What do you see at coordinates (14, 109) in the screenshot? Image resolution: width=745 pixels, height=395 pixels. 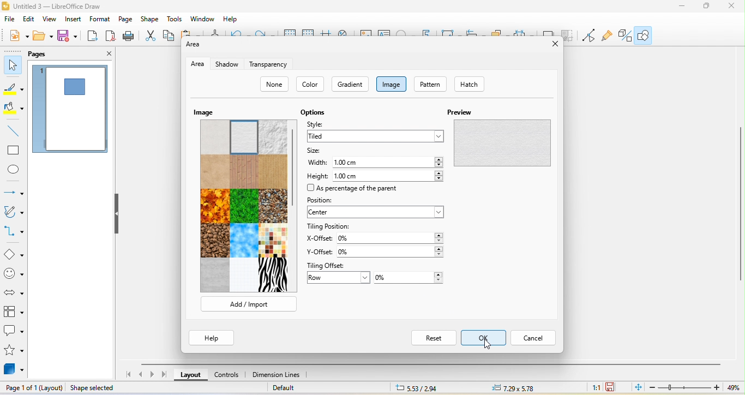 I see `fill color` at bounding box center [14, 109].